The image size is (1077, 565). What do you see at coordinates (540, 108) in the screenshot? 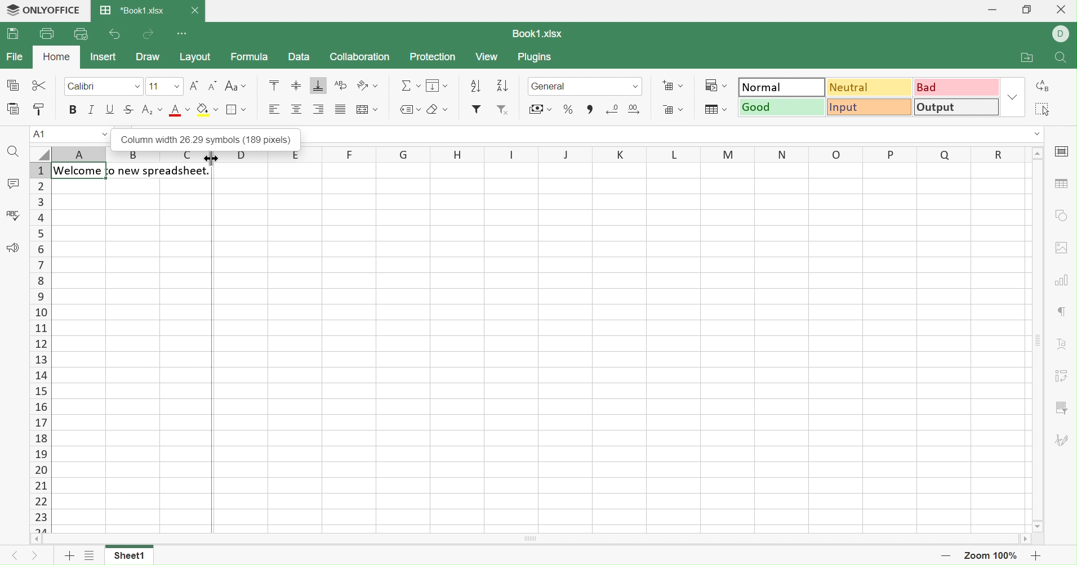
I see `Accounting style` at bounding box center [540, 108].